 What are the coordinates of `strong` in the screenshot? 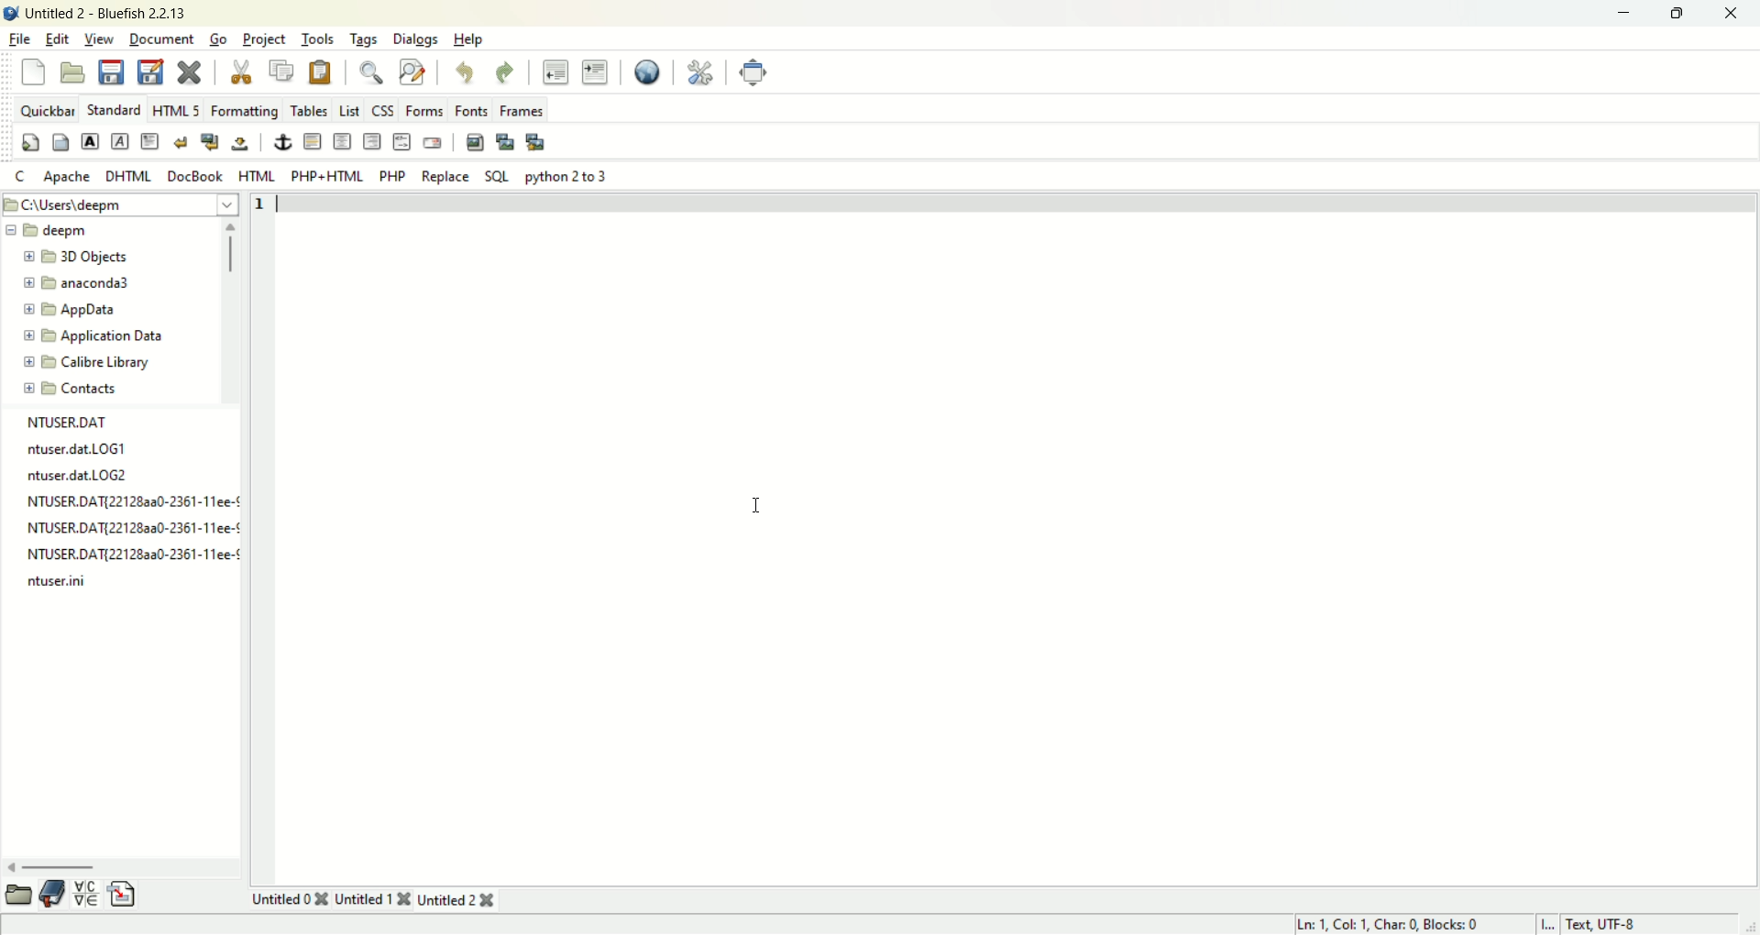 It's located at (90, 142).